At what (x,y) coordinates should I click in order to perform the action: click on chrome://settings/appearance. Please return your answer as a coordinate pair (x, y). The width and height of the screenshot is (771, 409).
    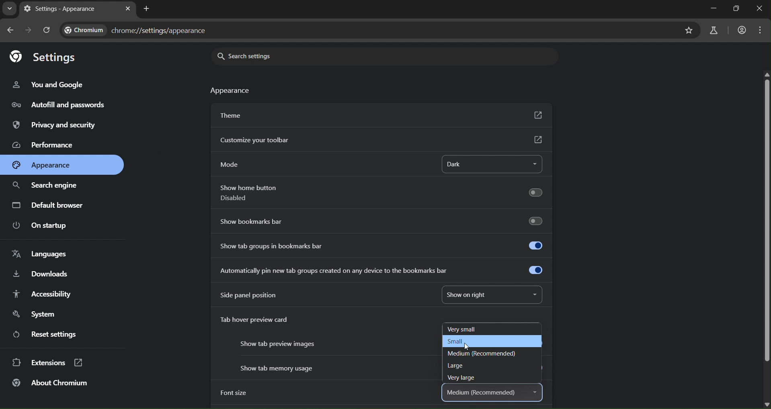
    Looking at the image, I should click on (134, 31).